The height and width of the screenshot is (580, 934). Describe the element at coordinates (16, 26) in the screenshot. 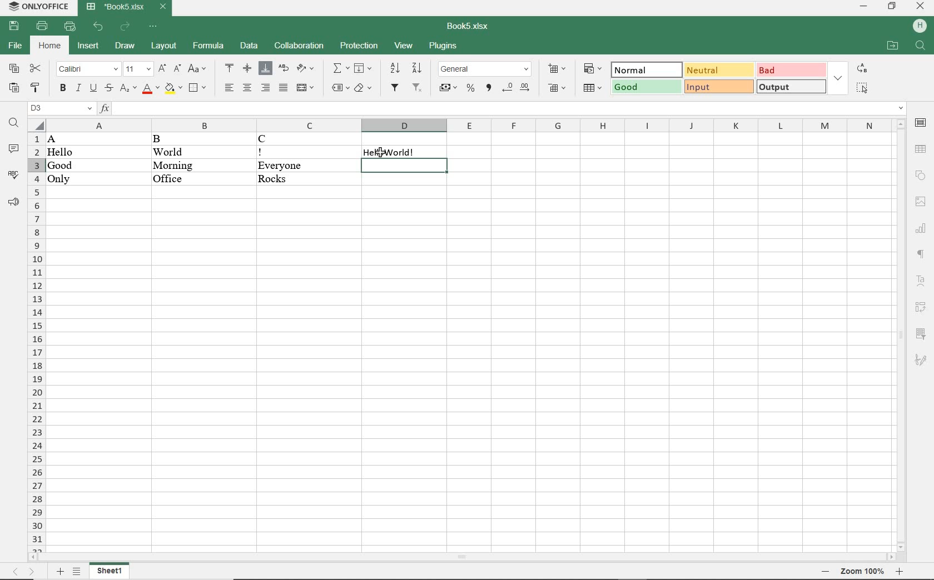

I see `SAVE` at that location.